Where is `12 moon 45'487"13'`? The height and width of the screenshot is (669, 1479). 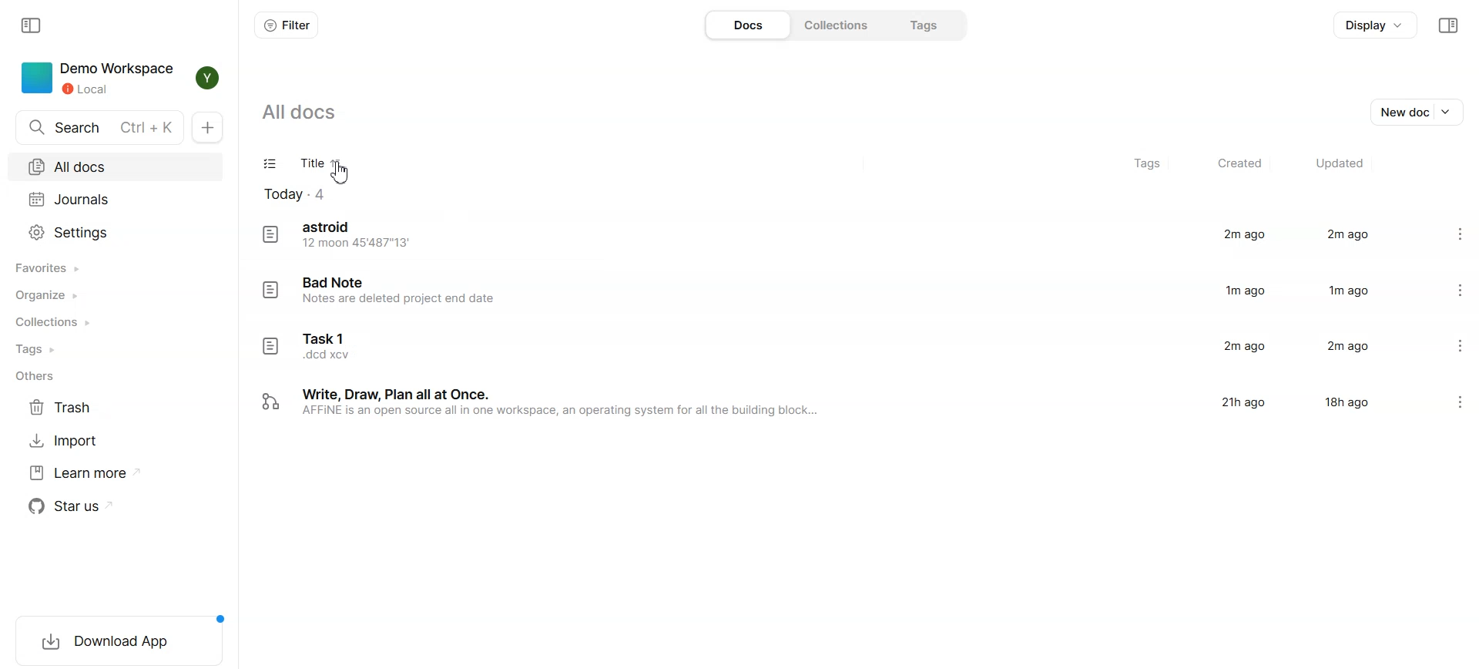
12 moon 45'487"13' is located at coordinates (356, 243).